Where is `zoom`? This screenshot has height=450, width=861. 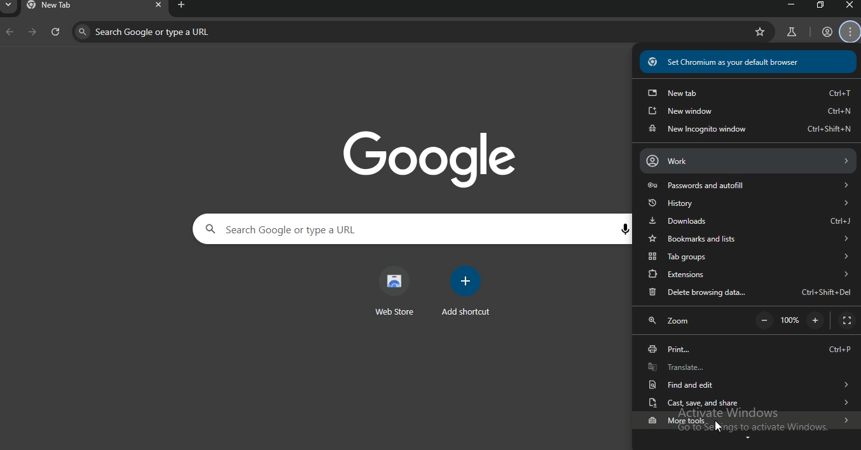
zoom is located at coordinates (669, 322).